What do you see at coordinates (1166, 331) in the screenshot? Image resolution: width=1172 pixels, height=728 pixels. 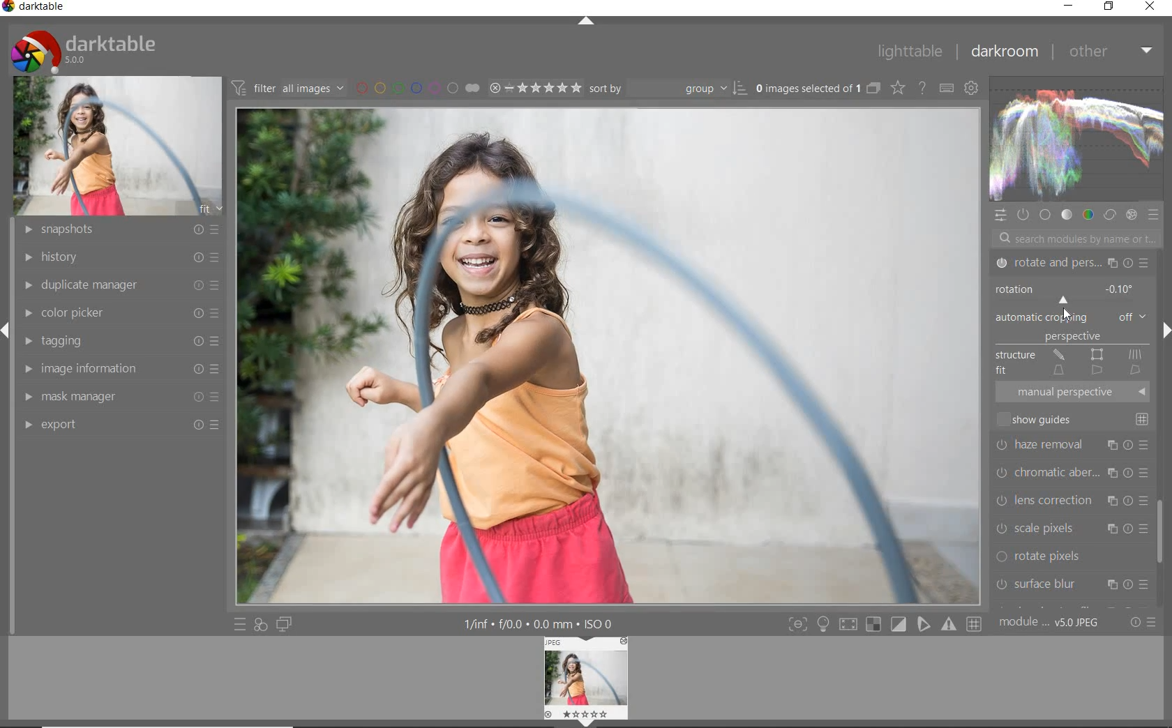 I see `expand/collapse` at bounding box center [1166, 331].